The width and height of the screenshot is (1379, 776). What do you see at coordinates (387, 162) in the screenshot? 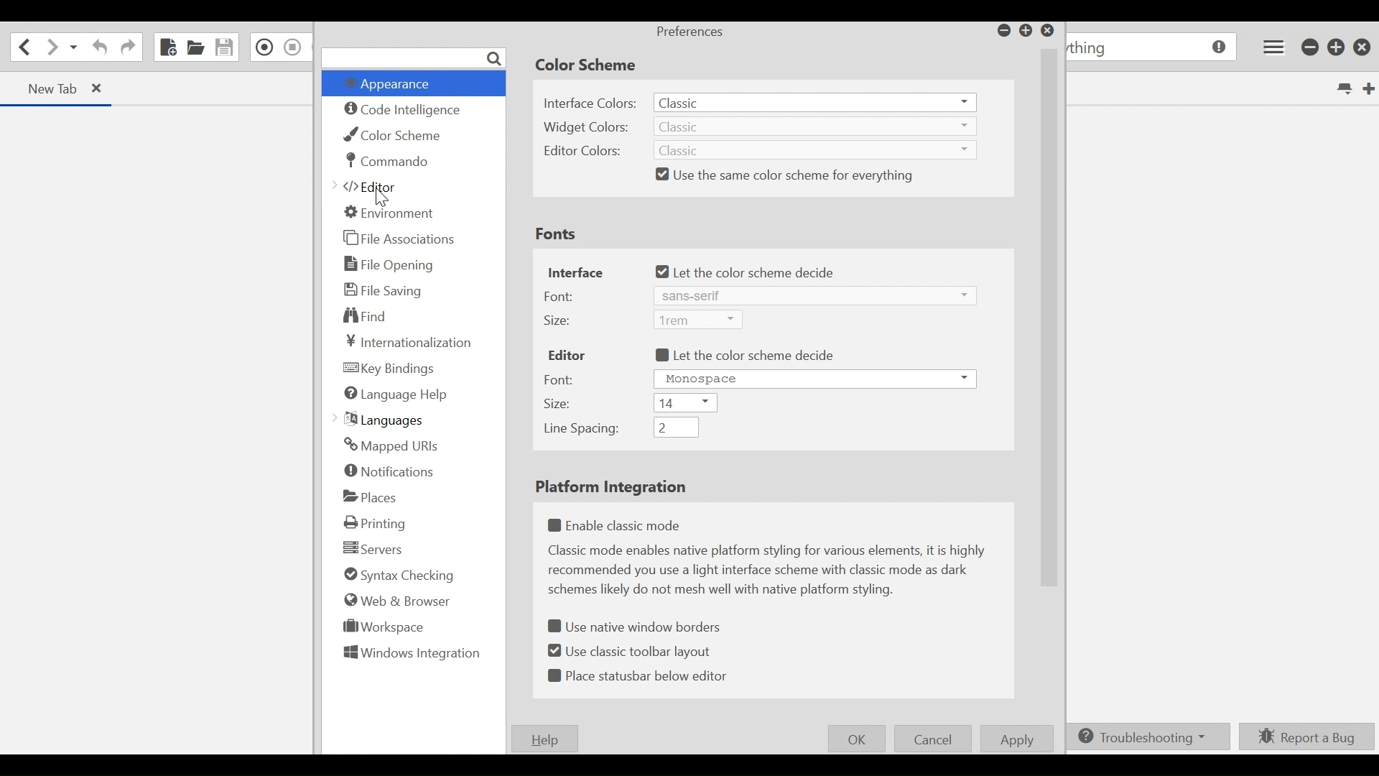
I see `Commando` at bounding box center [387, 162].